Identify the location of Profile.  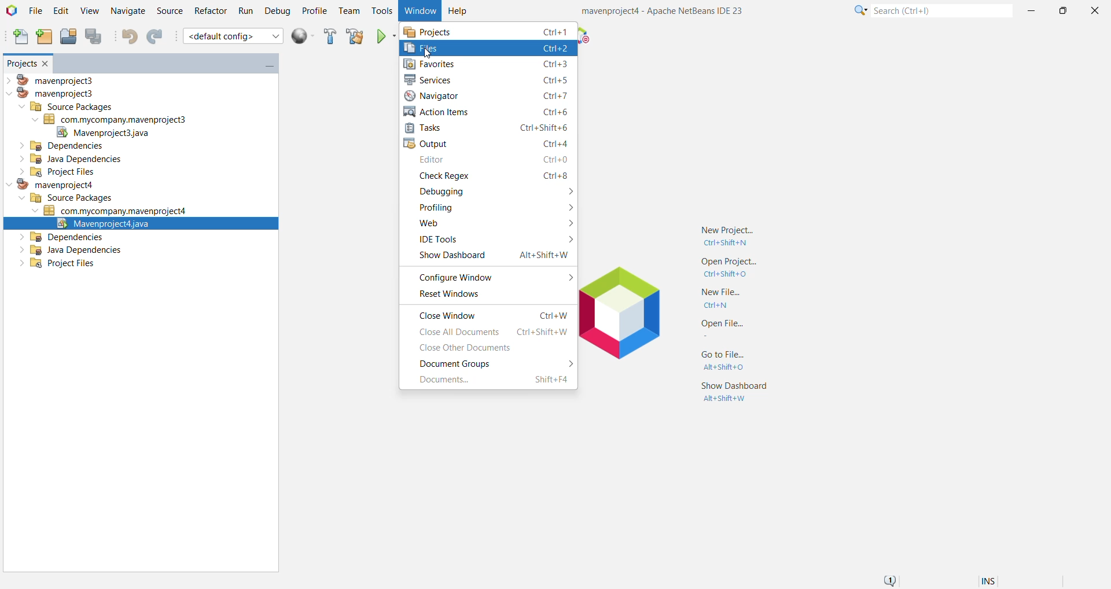
(314, 12).